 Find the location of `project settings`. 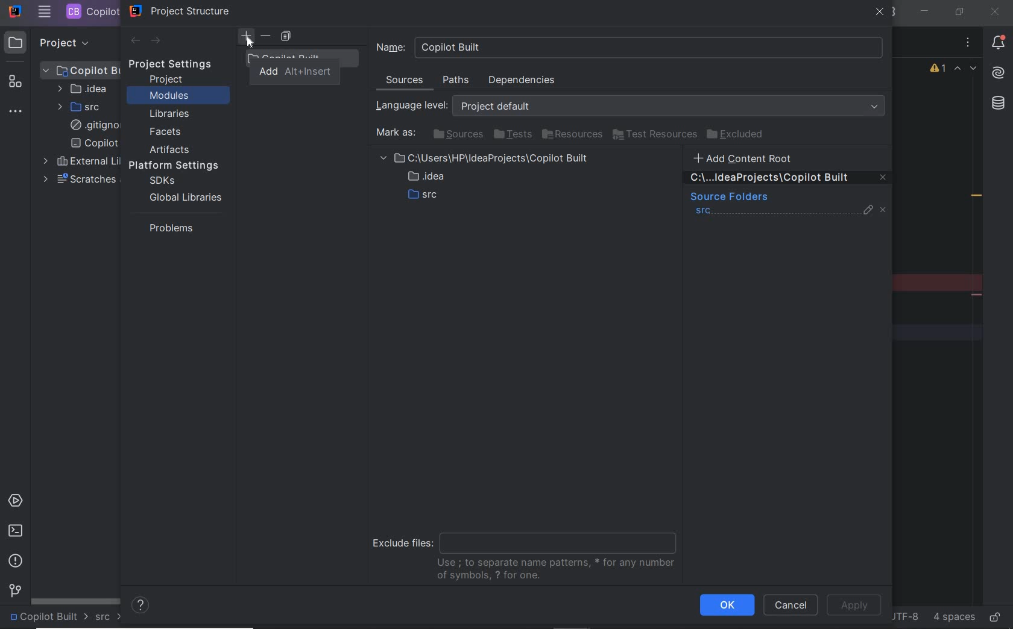

project settings is located at coordinates (178, 64).